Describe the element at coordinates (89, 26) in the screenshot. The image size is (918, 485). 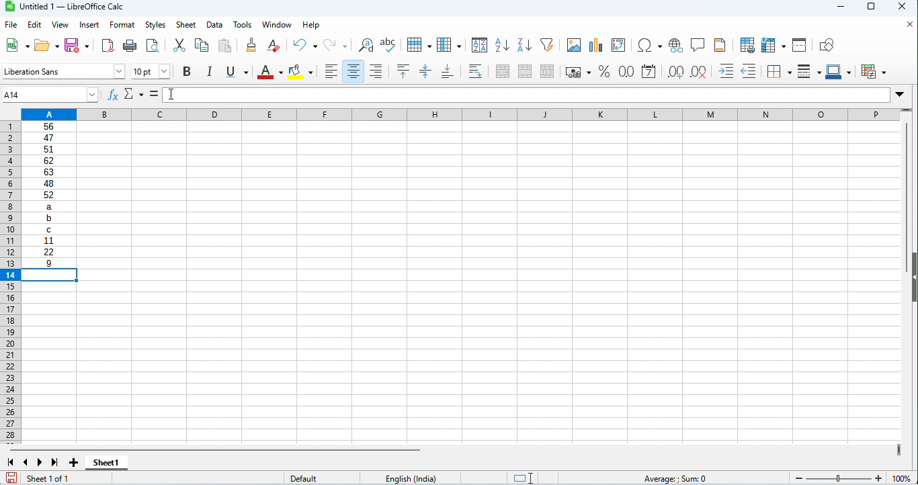
I see `insert` at that location.